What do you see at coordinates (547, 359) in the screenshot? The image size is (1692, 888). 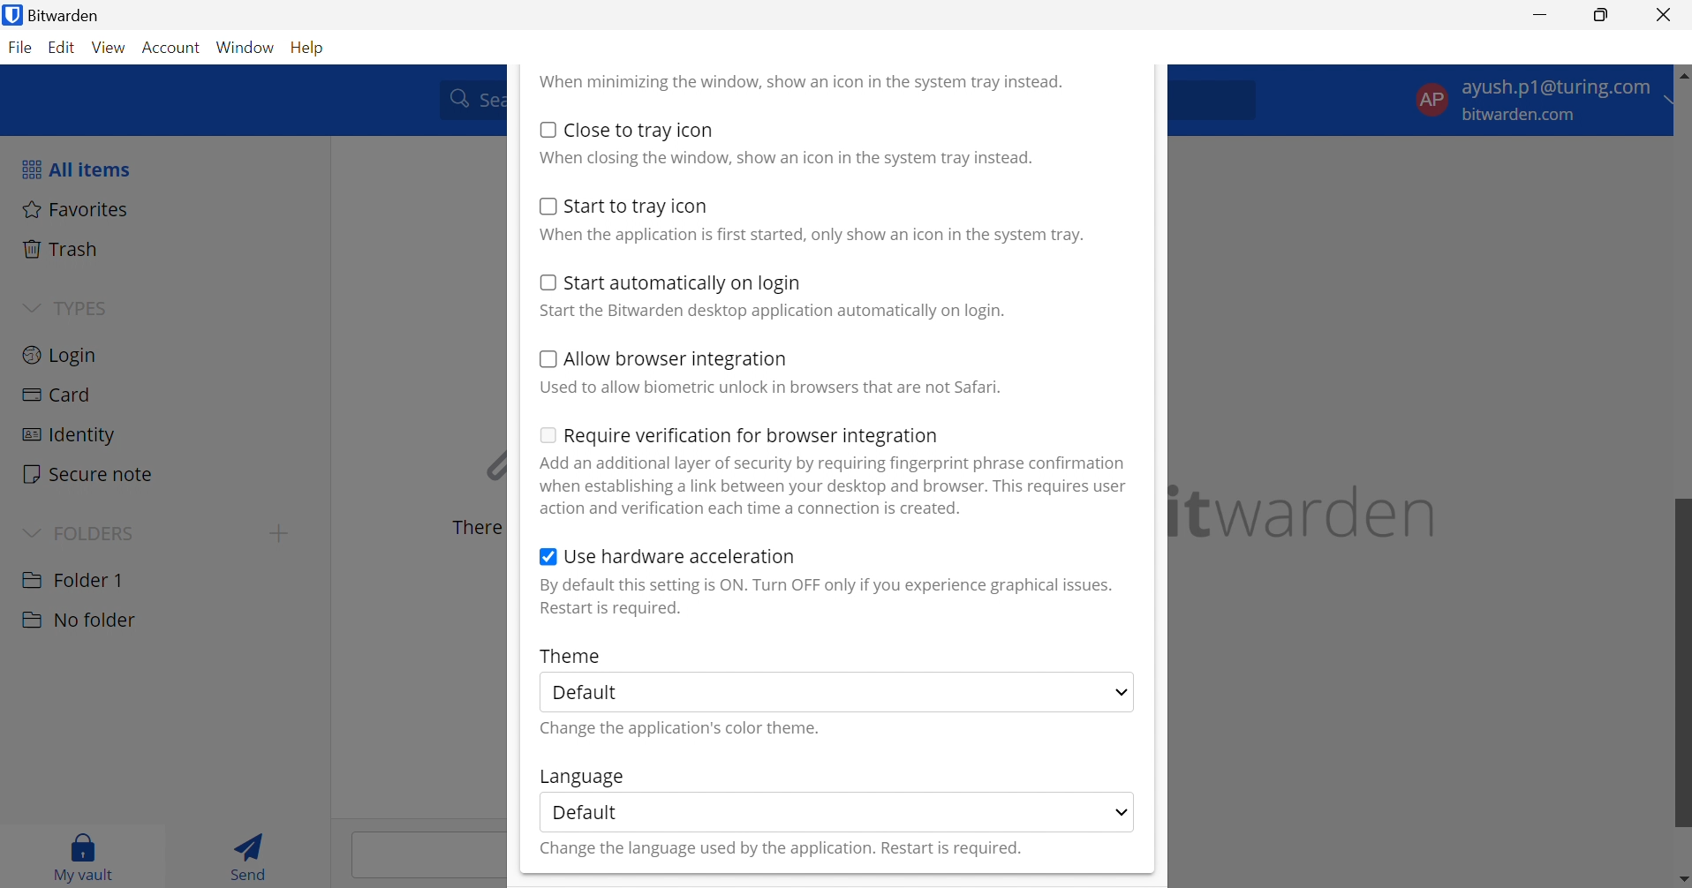 I see `Checkbox` at bounding box center [547, 359].